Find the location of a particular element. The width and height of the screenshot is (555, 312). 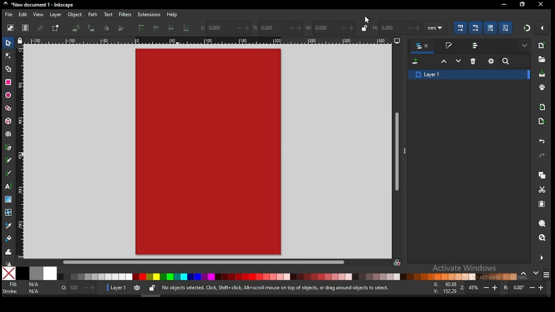

save is located at coordinates (542, 73).